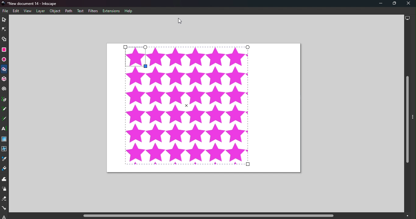  What do you see at coordinates (40, 11) in the screenshot?
I see `Layers` at bounding box center [40, 11].